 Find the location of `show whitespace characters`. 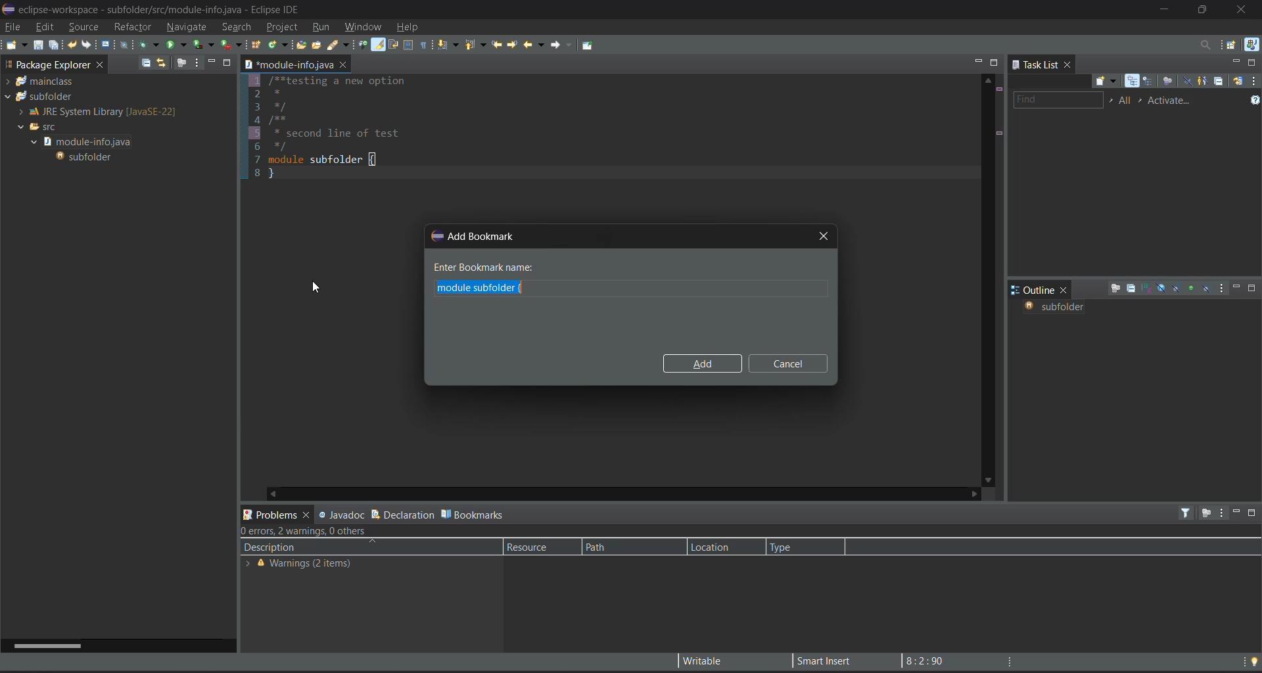

show whitespace characters is located at coordinates (425, 45).